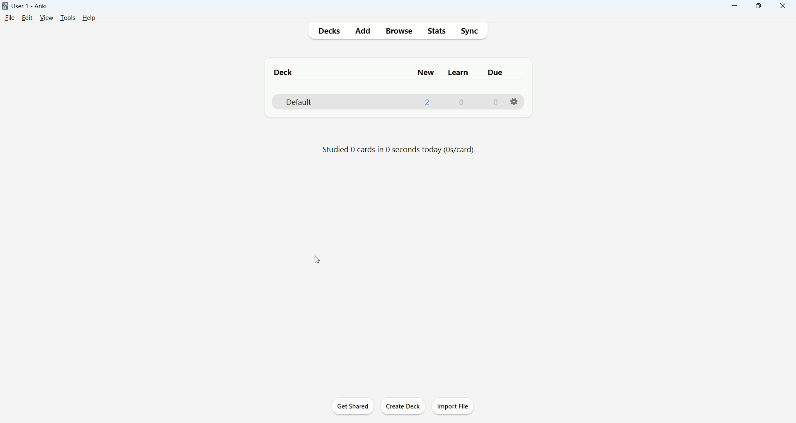  What do you see at coordinates (495, 102) in the screenshot?
I see `0` at bounding box center [495, 102].